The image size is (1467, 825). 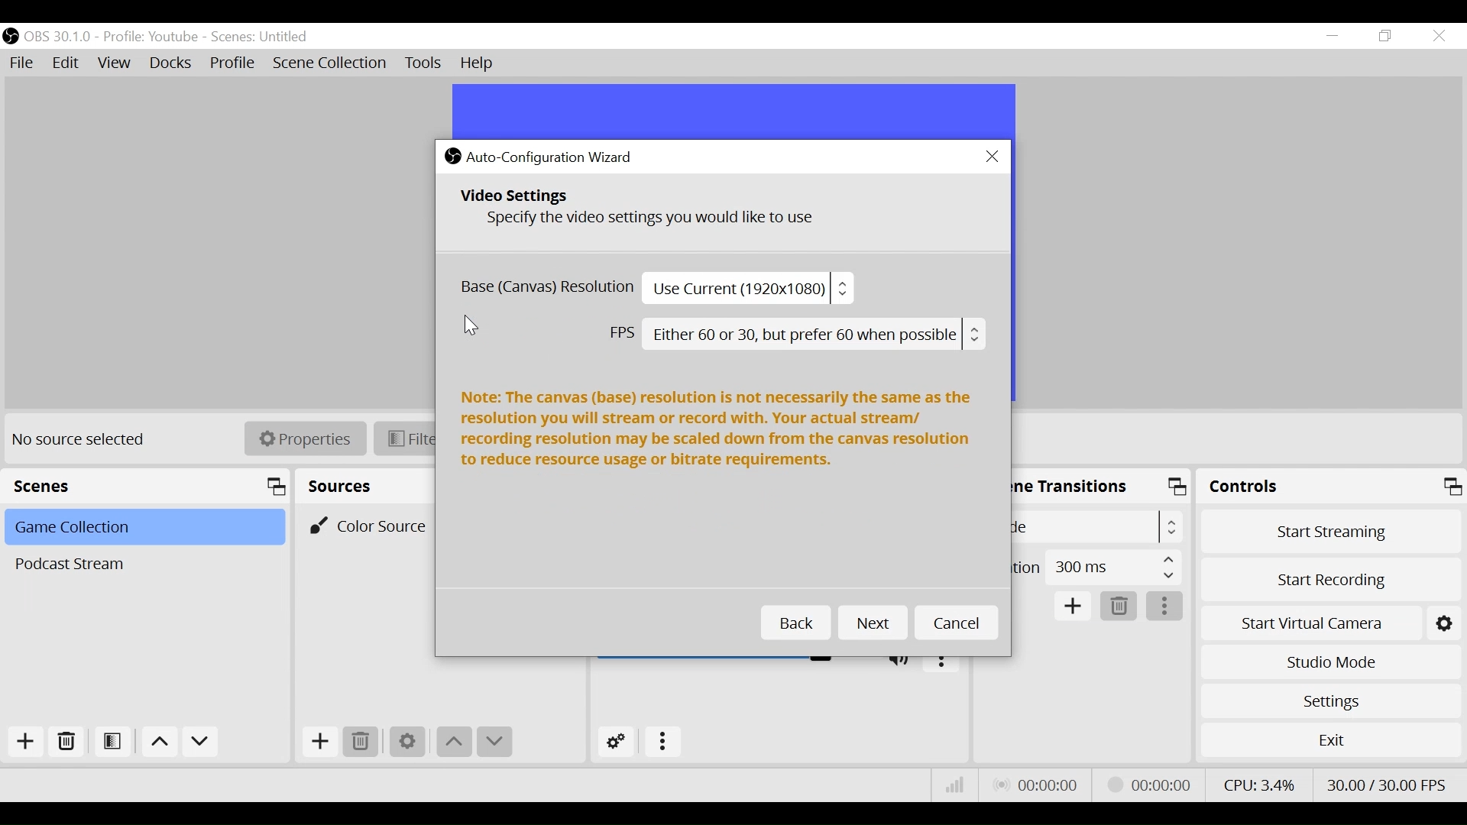 I want to click on Properties, so click(x=305, y=438).